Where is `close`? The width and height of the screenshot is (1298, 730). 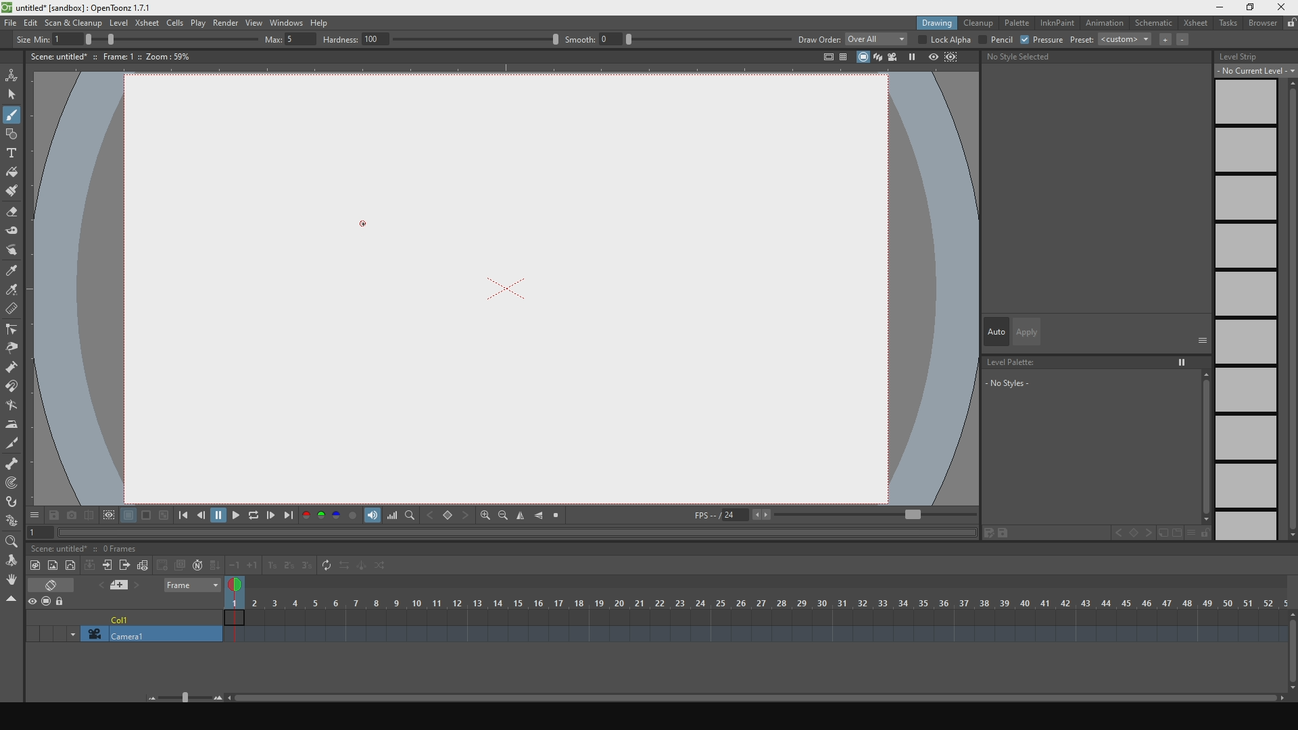 close is located at coordinates (1282, 7).